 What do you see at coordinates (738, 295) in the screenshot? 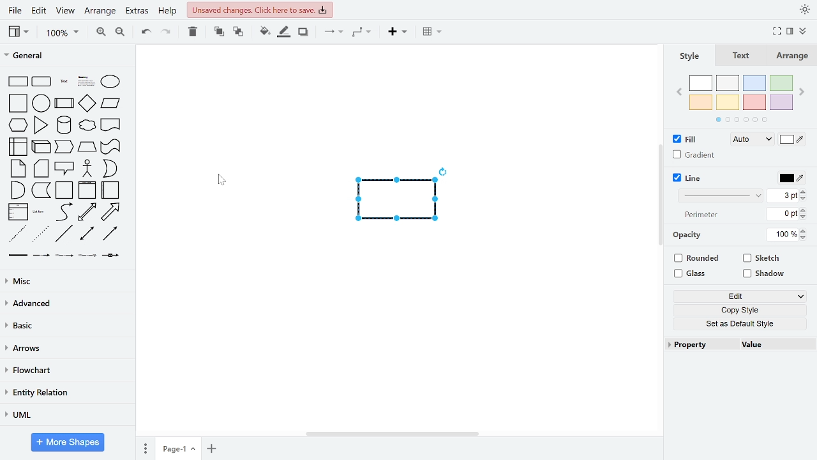
I see `edit` at bounding box center [738, 295].